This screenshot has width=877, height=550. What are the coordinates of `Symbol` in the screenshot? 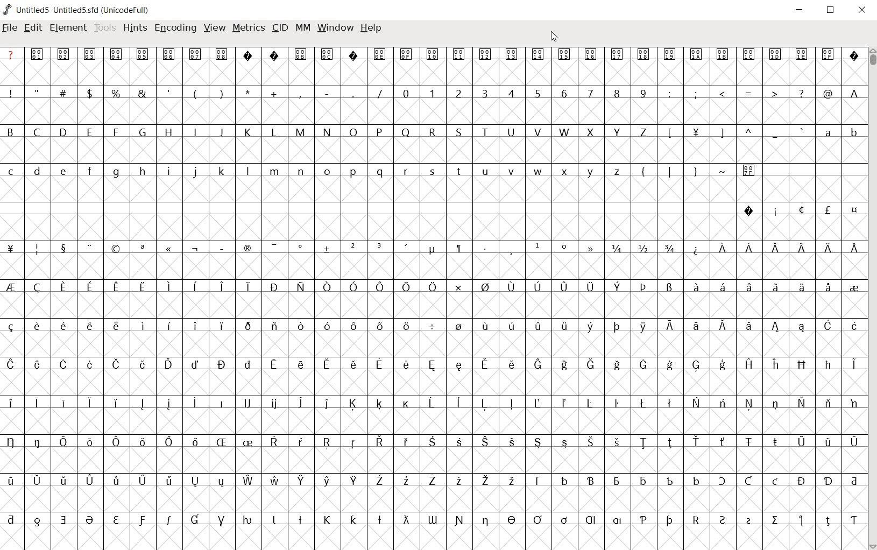 It's located at (722, 327).